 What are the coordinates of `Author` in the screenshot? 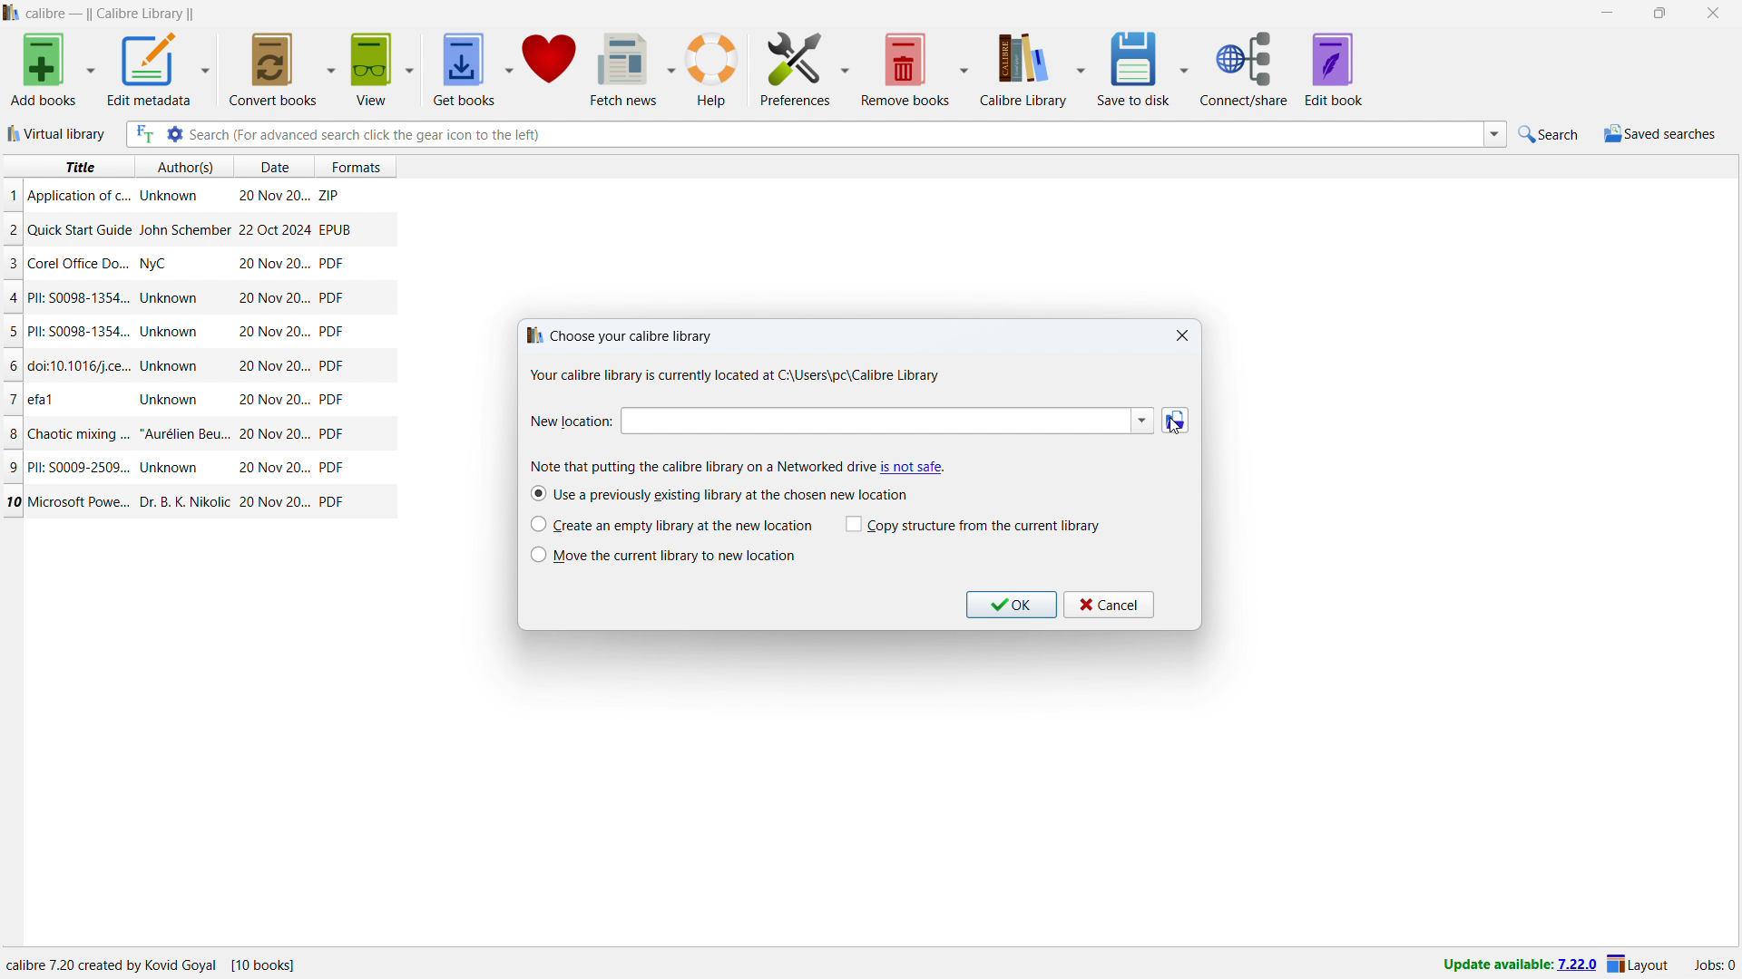 It's located at (172, 365).